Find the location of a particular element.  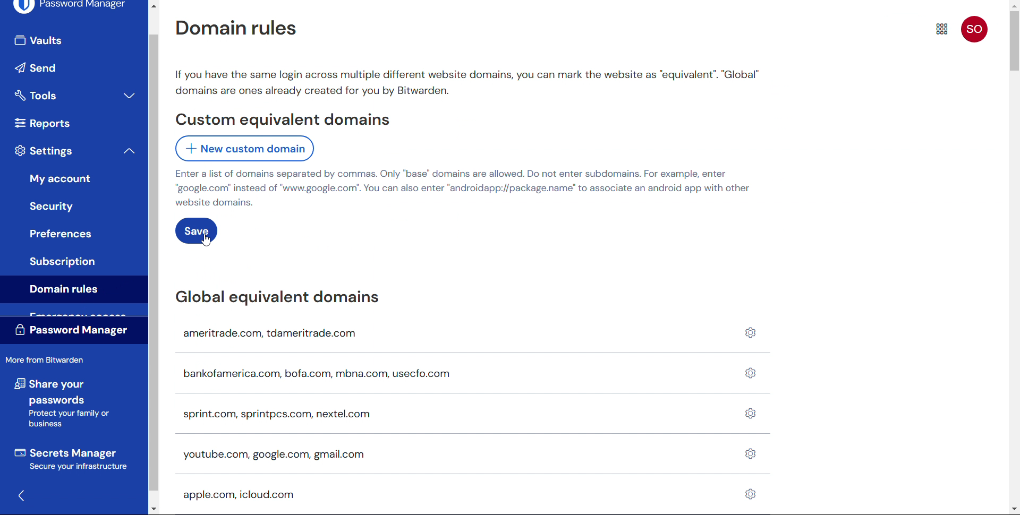

Password manager  is located at coordinates (74, 331).